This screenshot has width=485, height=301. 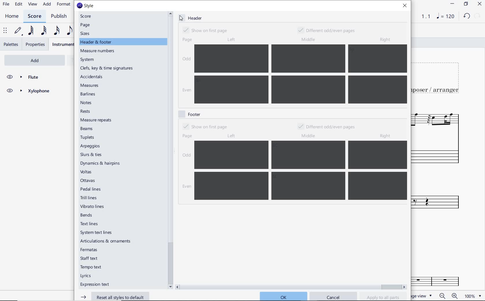 I want to click on enter data, so click(x=300, y=74).